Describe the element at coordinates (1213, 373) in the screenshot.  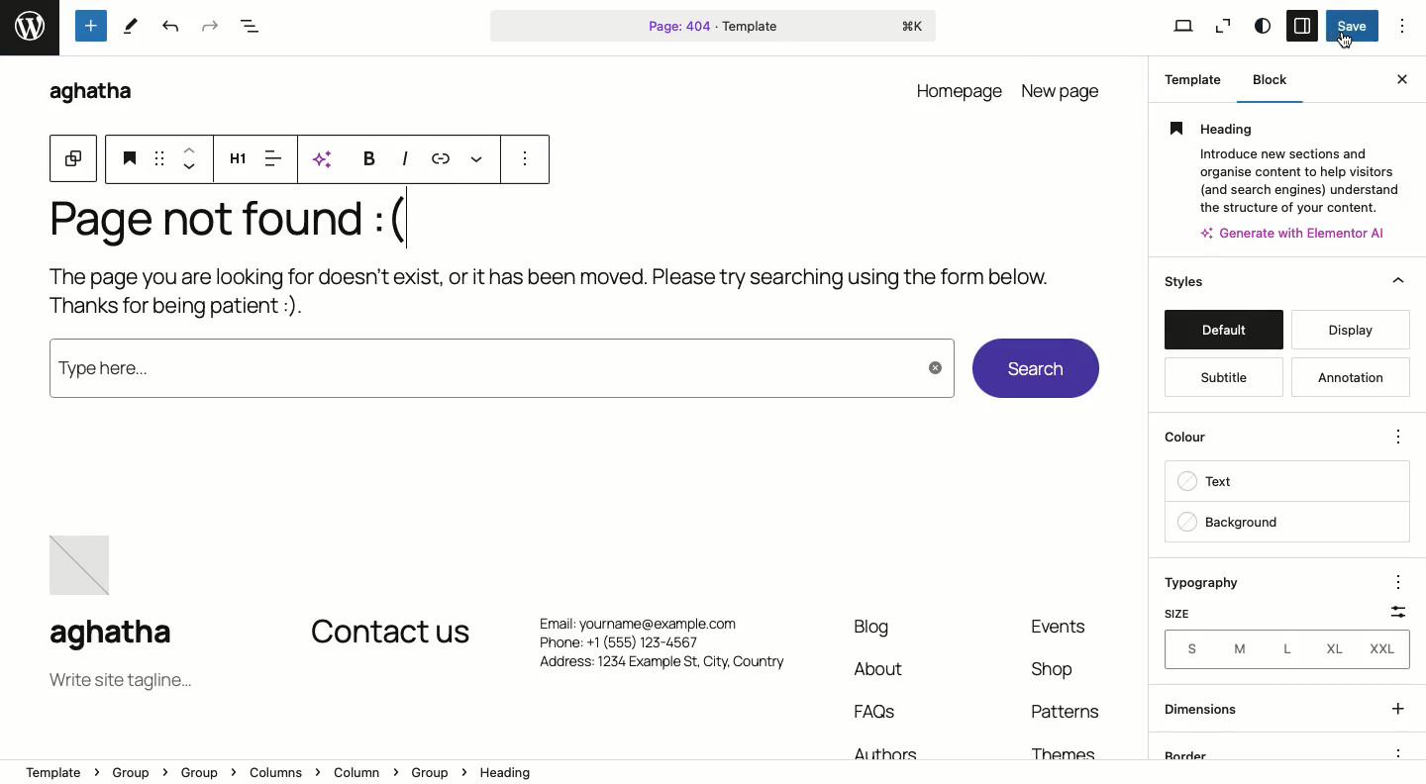
I see `subtitle` at that location.